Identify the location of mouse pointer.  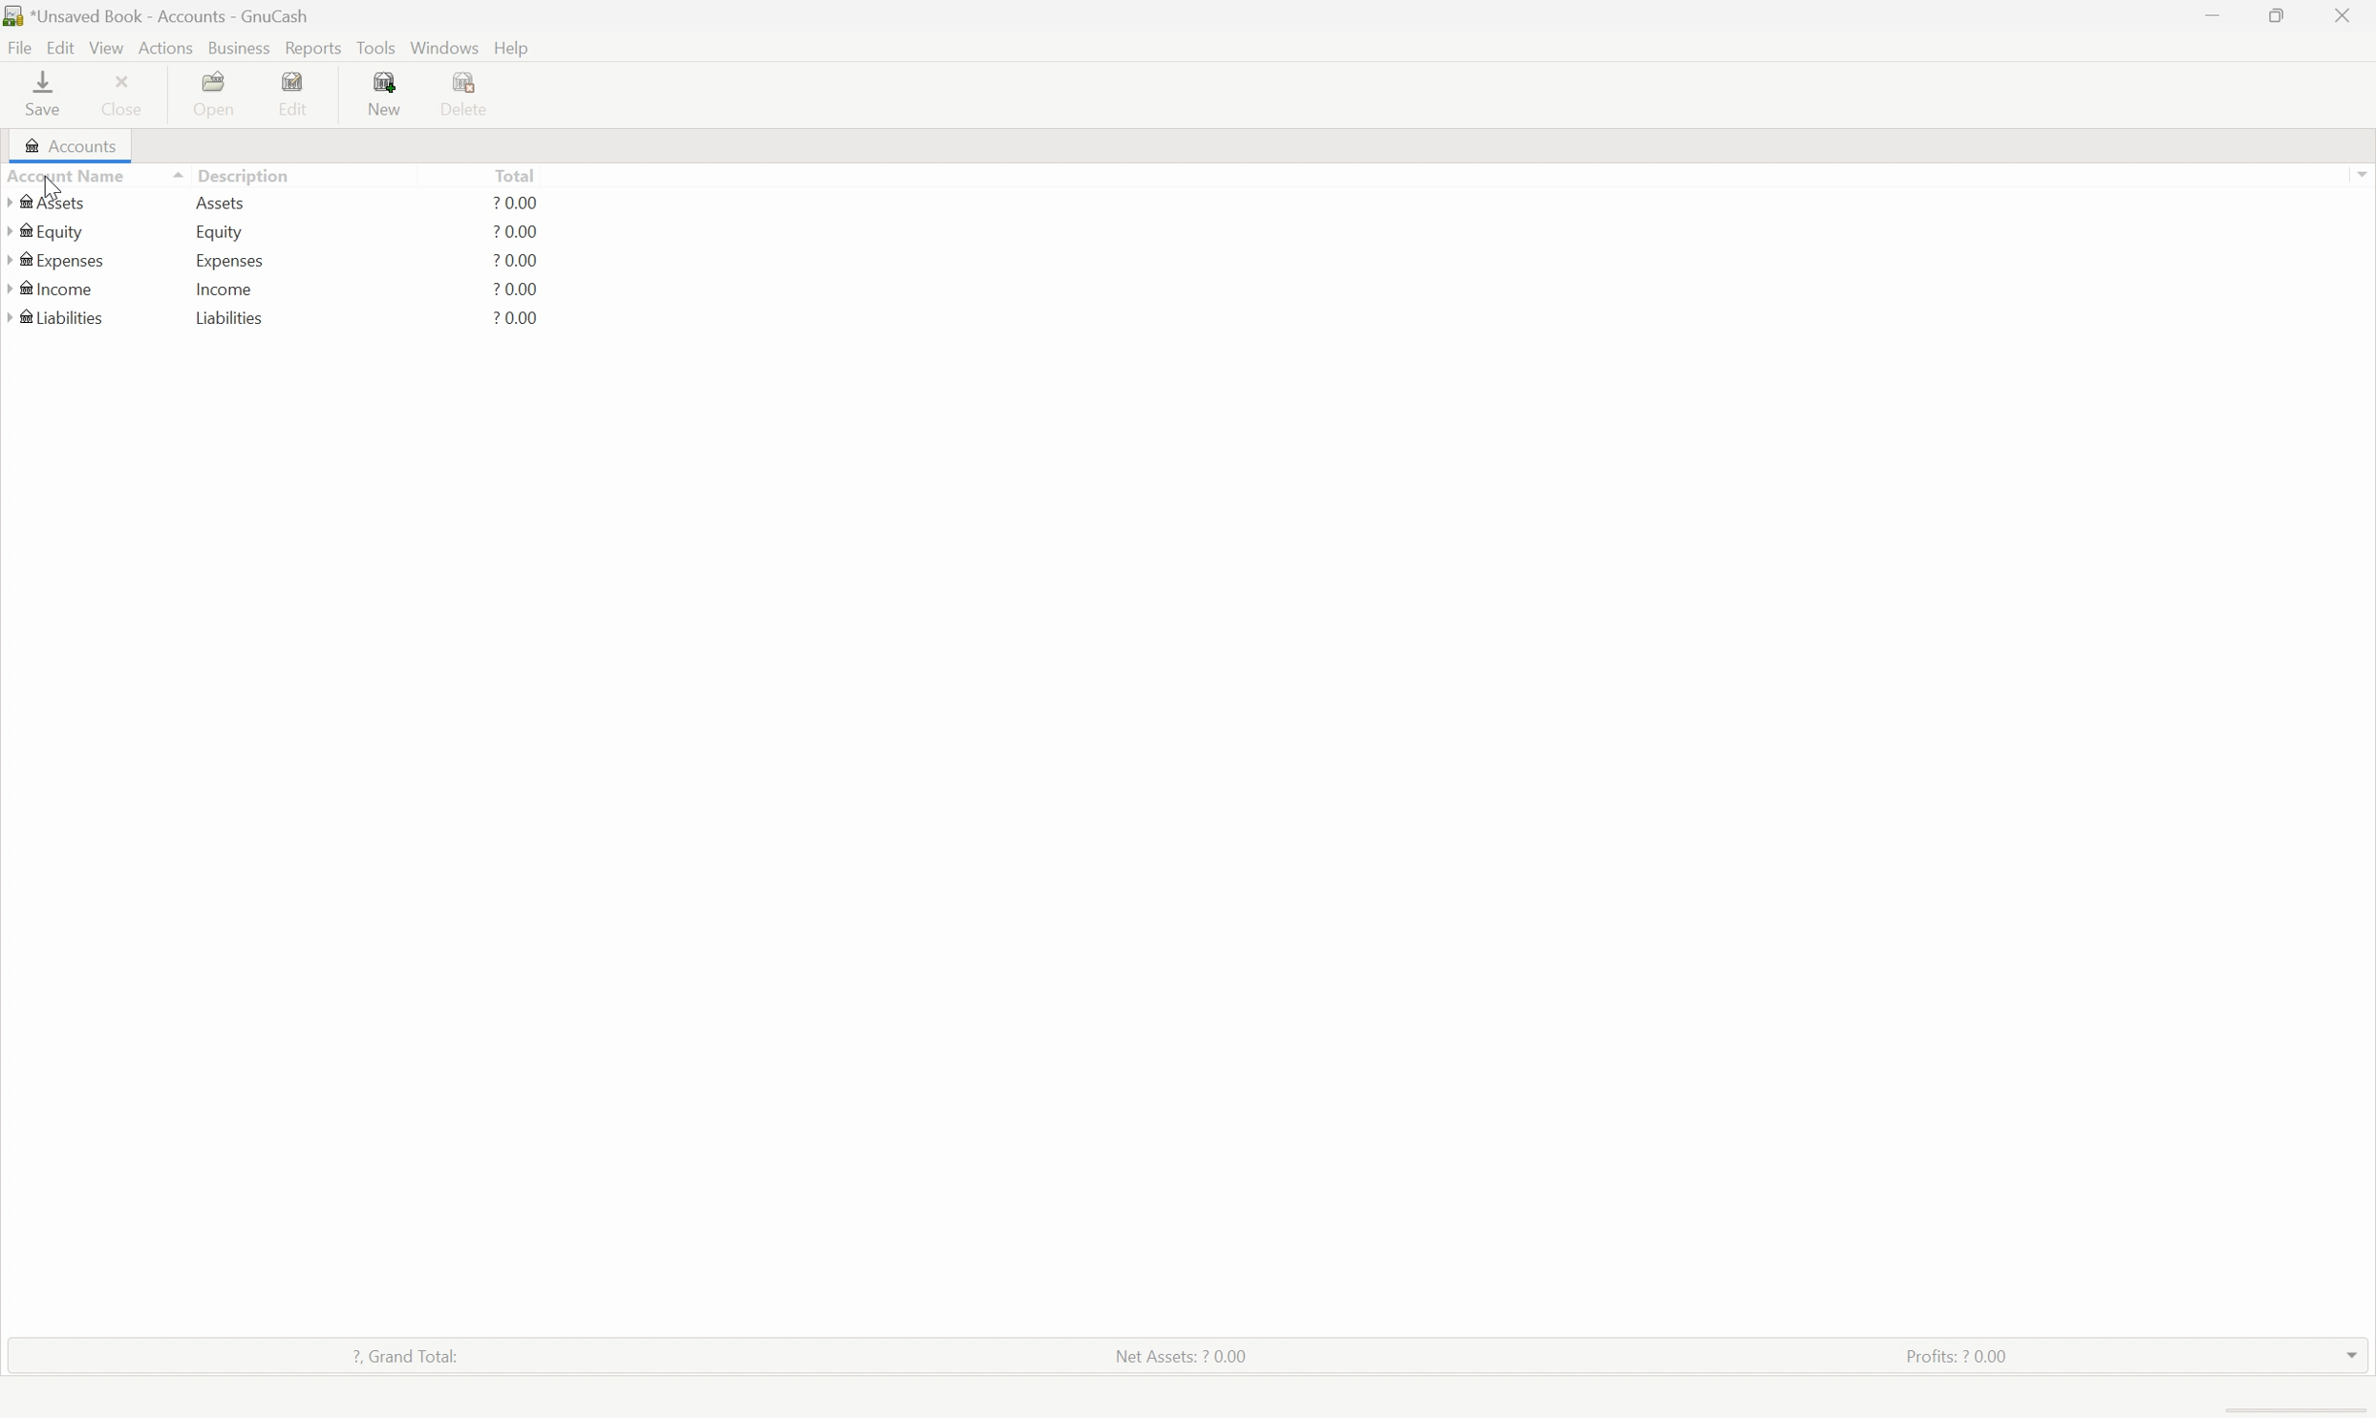
(66, 195).